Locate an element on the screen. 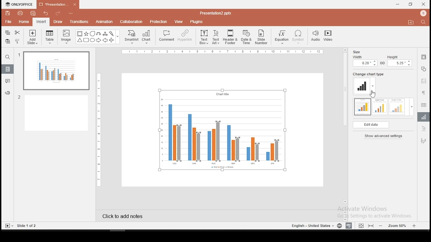 This screenshot has width=431, height=242. click to add notes is located at coordinates (123, 216).